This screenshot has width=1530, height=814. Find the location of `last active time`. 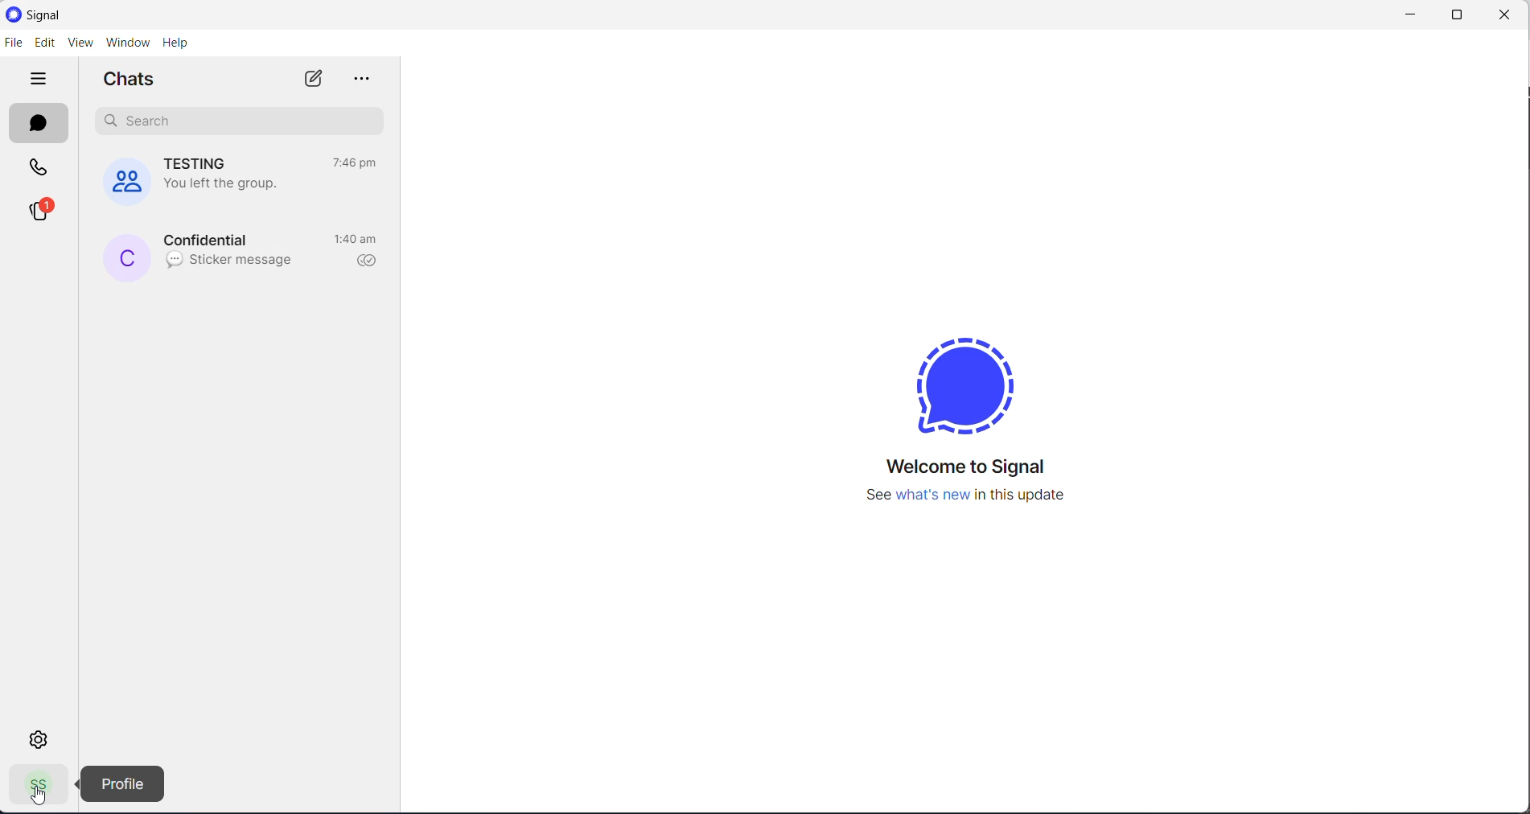

last active time is located at coordinates (358, 163).